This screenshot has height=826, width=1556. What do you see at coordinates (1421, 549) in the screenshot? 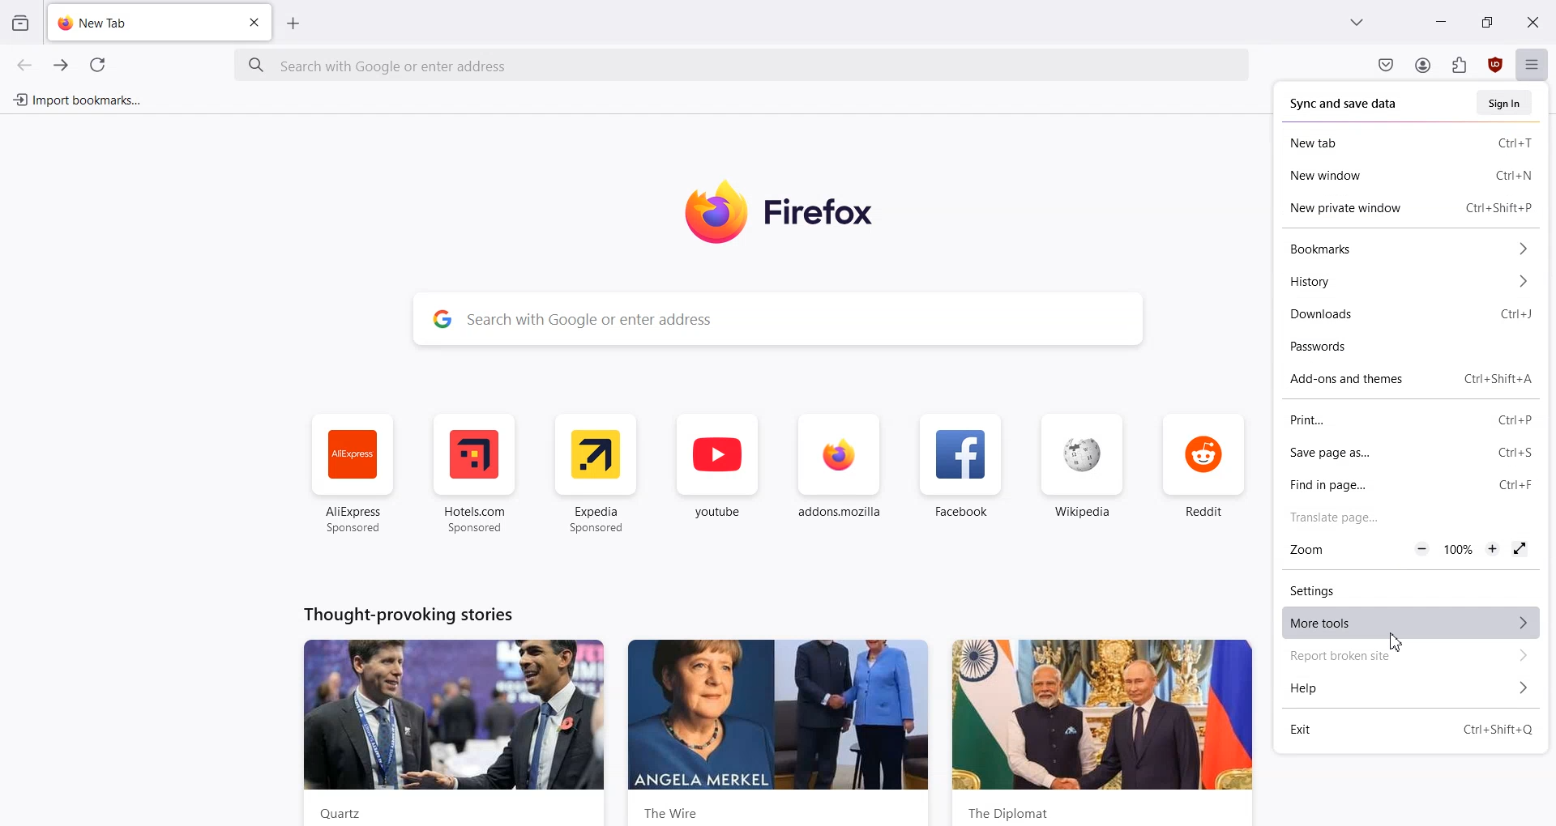
I see `Zoom Out` at bounding box center [1421, 549].